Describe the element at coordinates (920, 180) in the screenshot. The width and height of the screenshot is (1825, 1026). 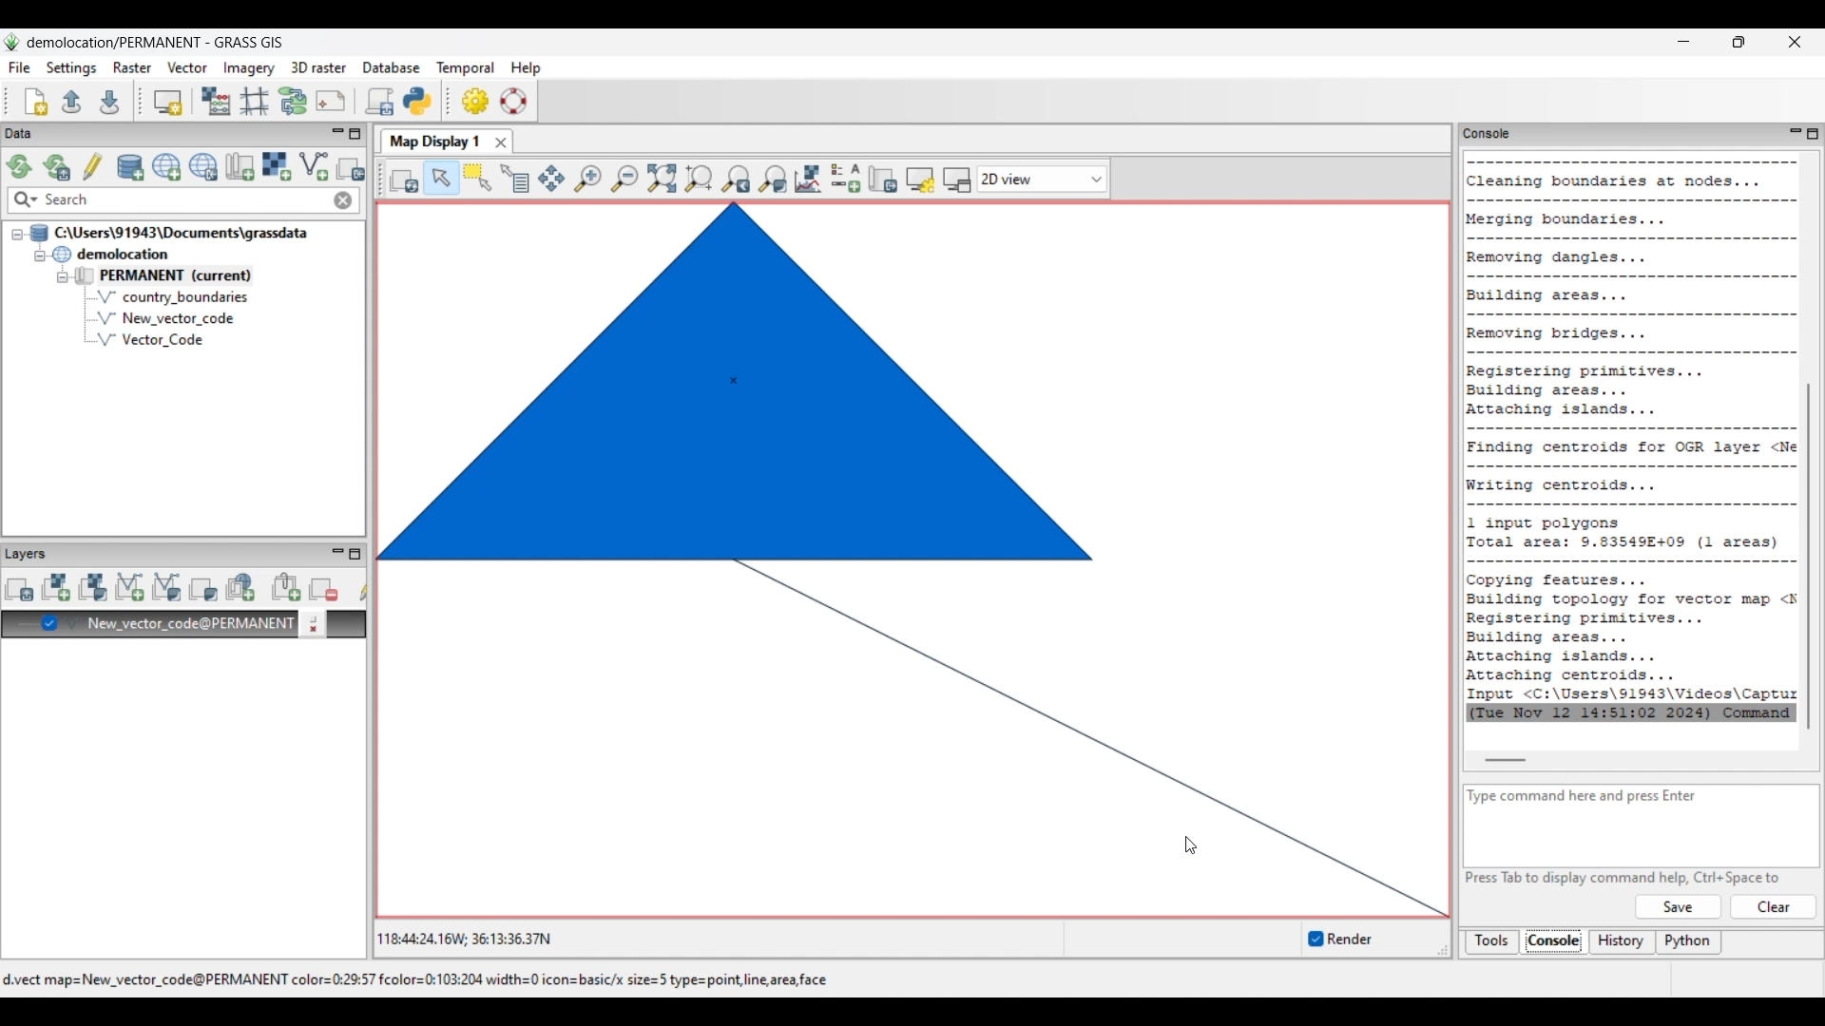
I see `Map display settings` at that location.